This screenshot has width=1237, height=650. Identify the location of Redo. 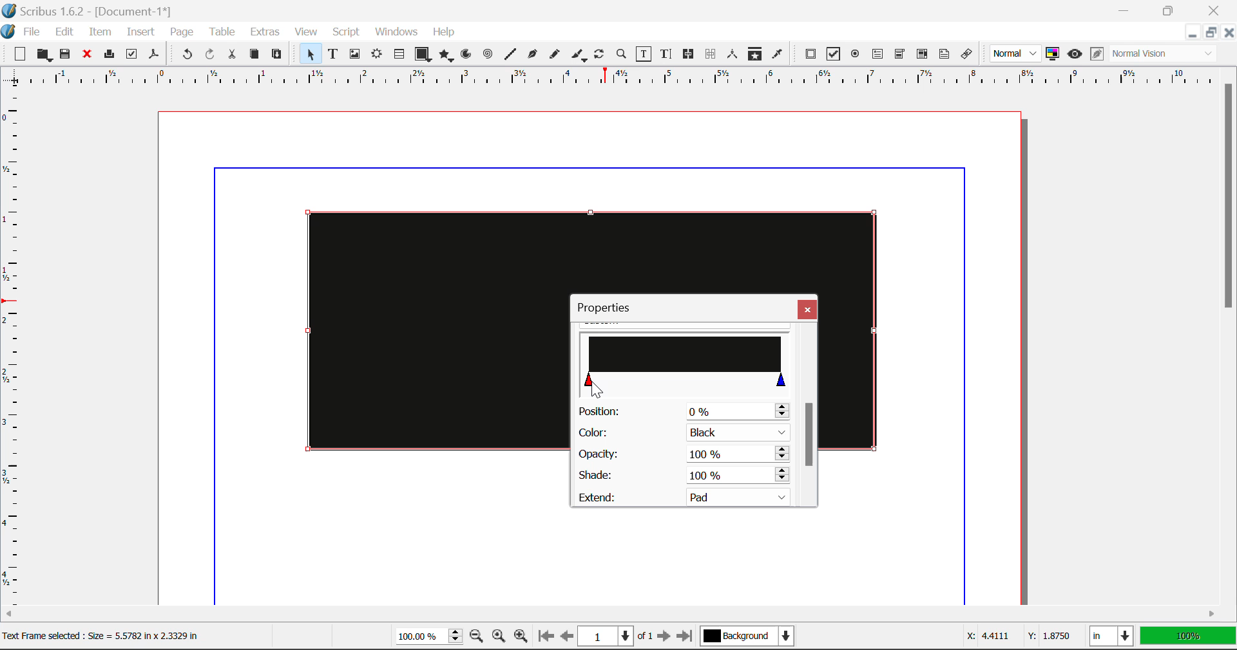
(210, 56).